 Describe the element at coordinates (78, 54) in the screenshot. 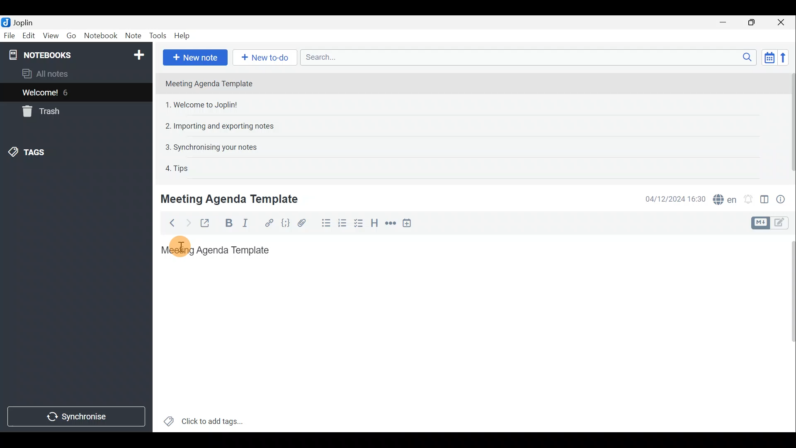

I see `Notebooks` at that location.